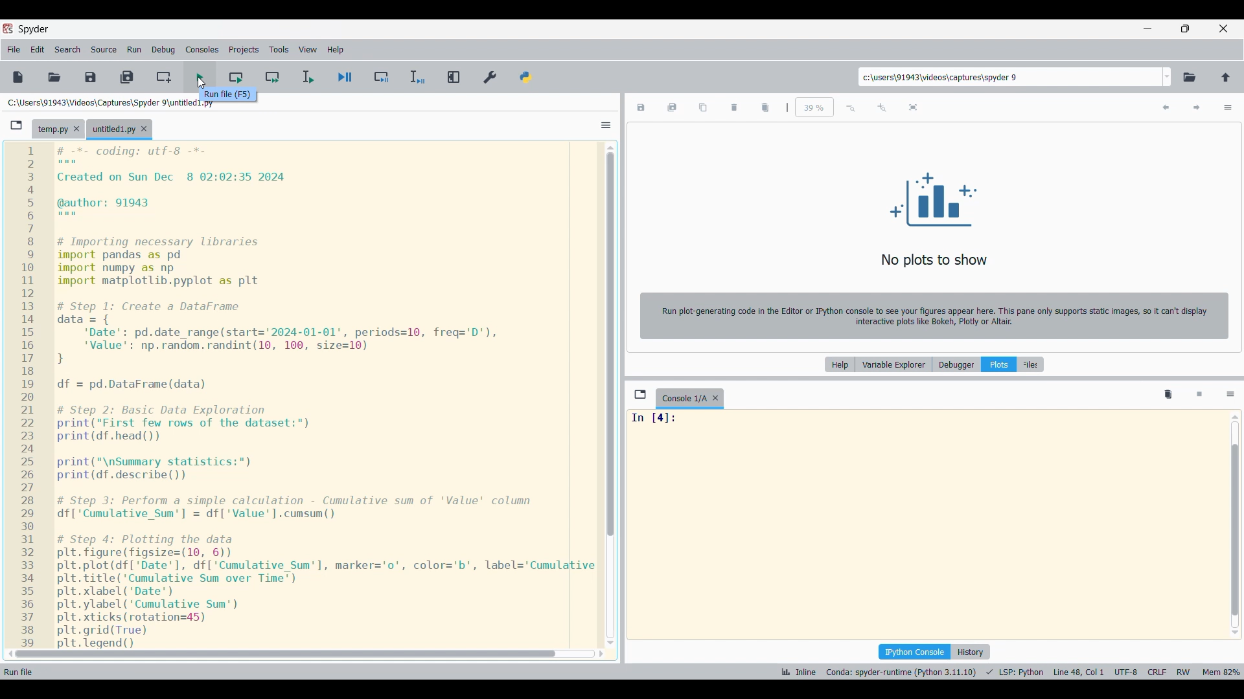 The height and width of the screenshot is (699, 1244). Describe the element at coordinates (1009, 76) in the screenshot. I see `Input folder location` at that location.